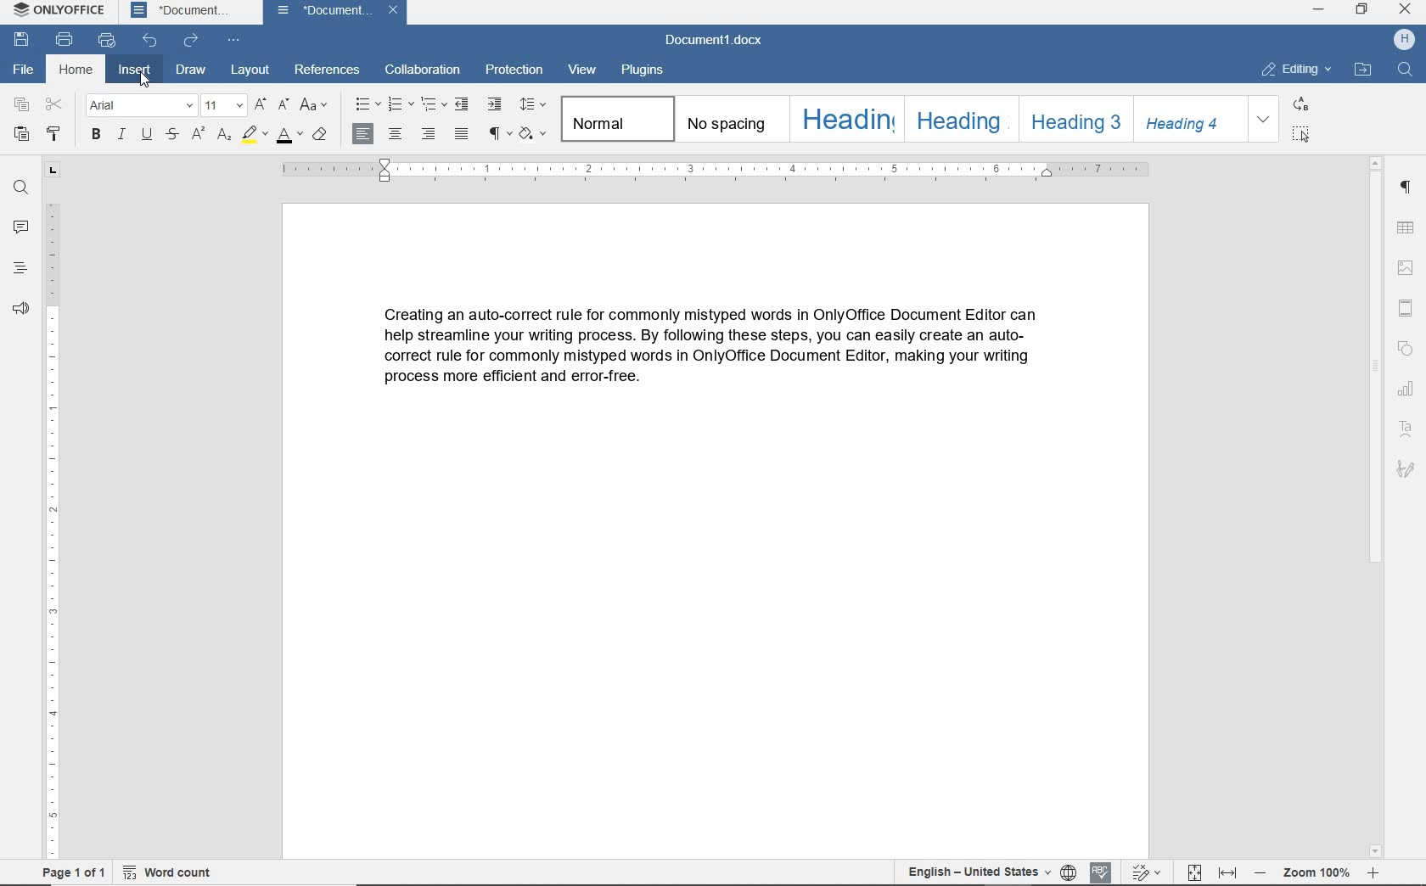 This screenshot has width=1426, height=886. Describe the element at coordinates (514, 70) in the screenshot. I see `protection` at that location.